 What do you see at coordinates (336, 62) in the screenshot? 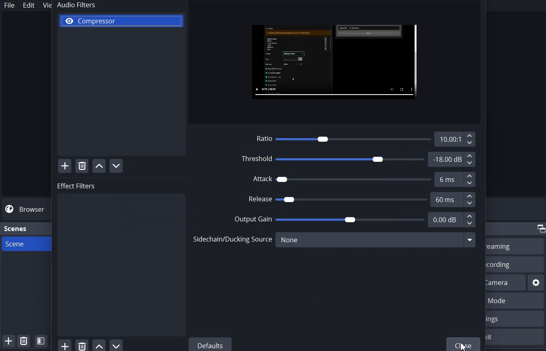
I see `File Preview` at bounding box center [336, 62].